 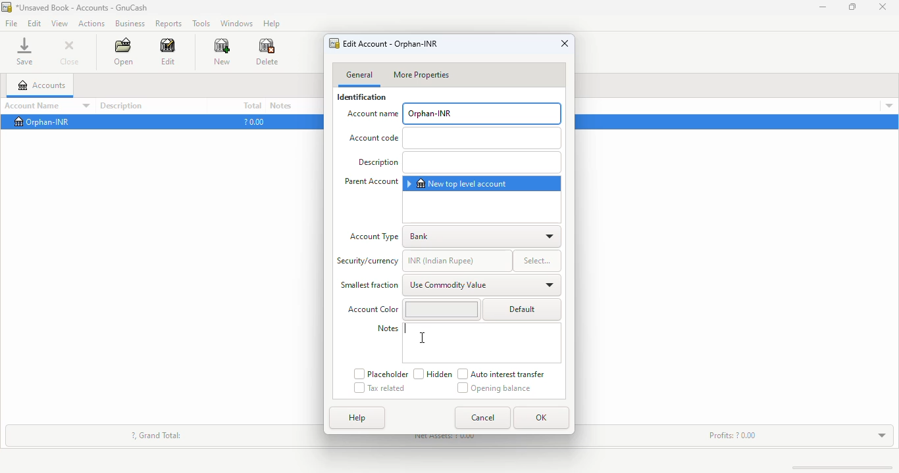 I want to click on maximize, so click(x=853, y=7).